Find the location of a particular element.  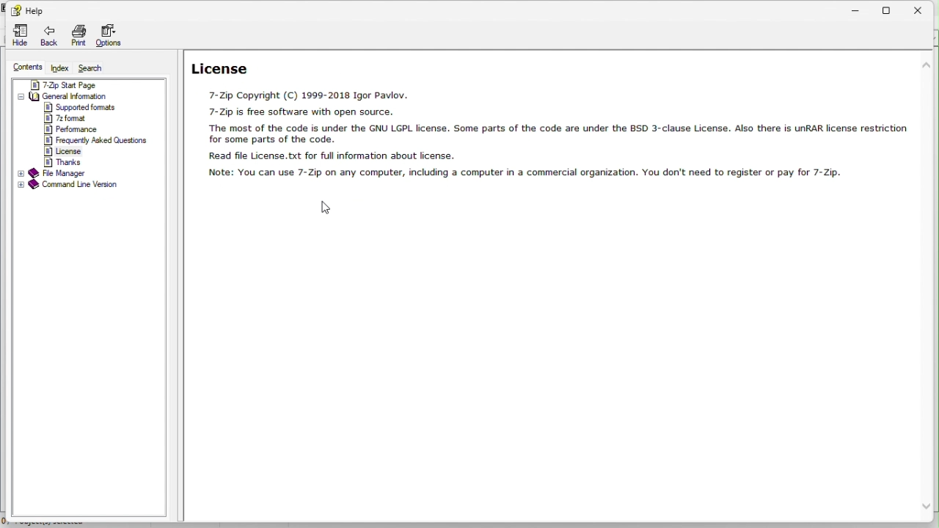

supported formats is located at coordinates (81, 107).